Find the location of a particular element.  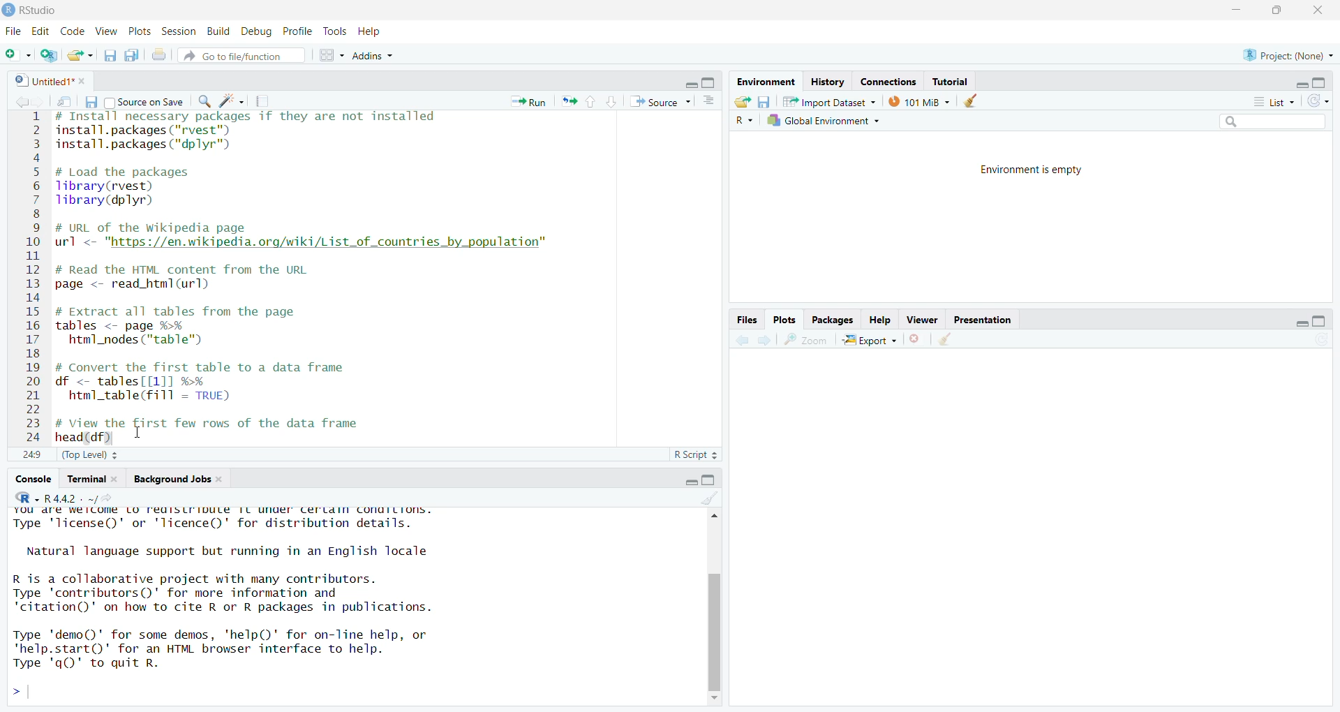

open file is located at coordinates (82, 55).